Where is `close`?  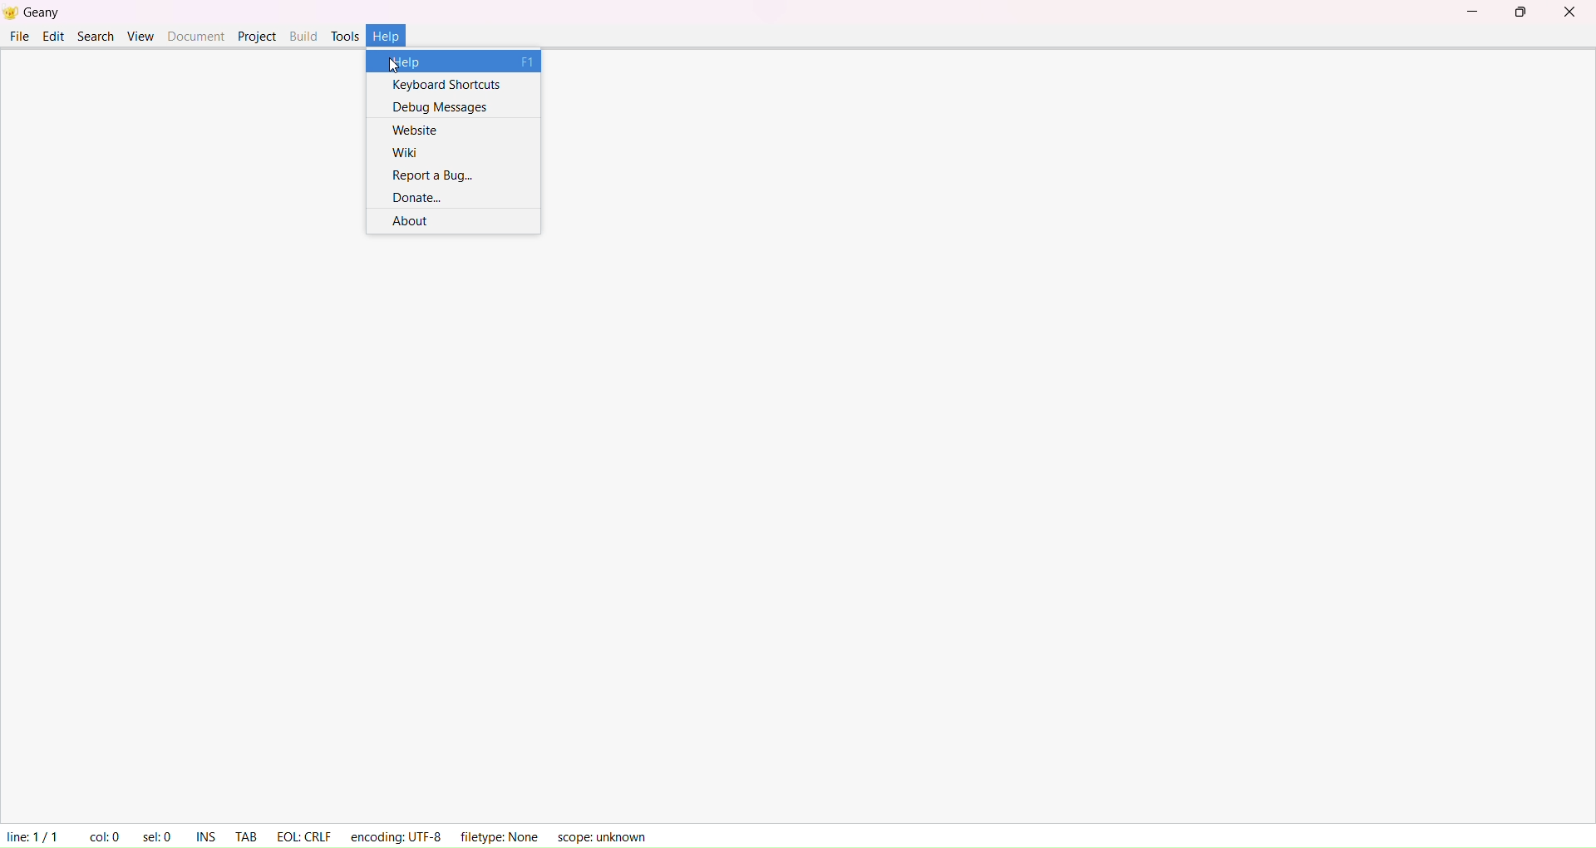
close is located at coordinates (1571, 13).